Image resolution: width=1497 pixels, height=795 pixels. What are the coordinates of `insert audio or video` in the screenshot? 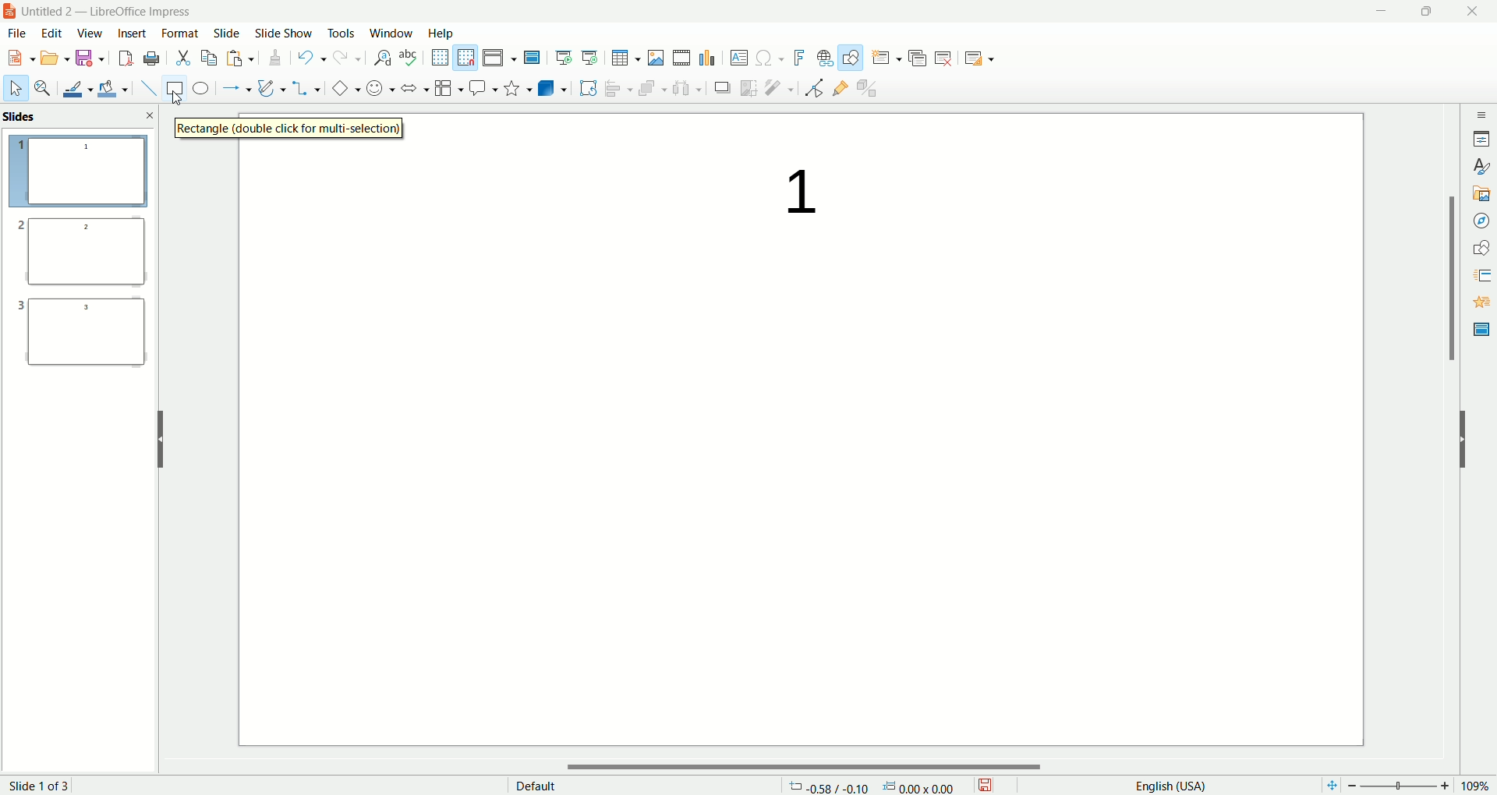 It's located at (681, 58).